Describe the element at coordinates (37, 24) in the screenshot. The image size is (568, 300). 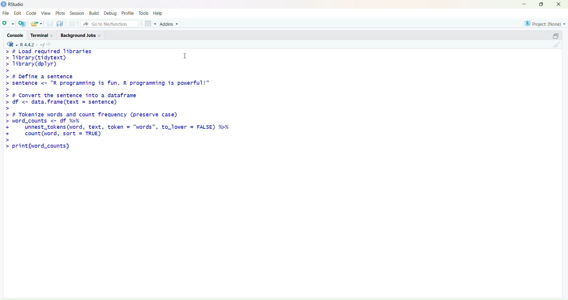
I see `open an existing file` at that location.